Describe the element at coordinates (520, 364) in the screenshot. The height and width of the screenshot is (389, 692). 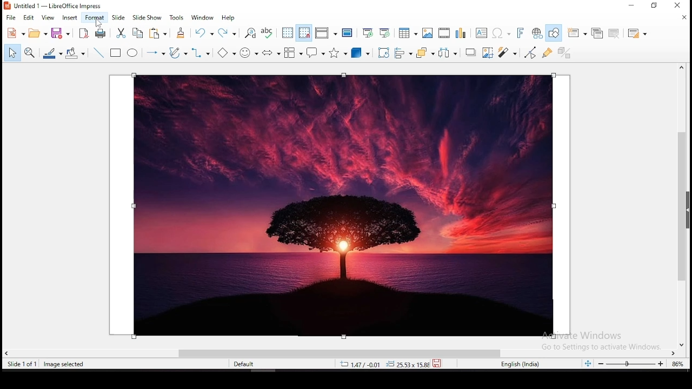
I see `english (india)` at that location.